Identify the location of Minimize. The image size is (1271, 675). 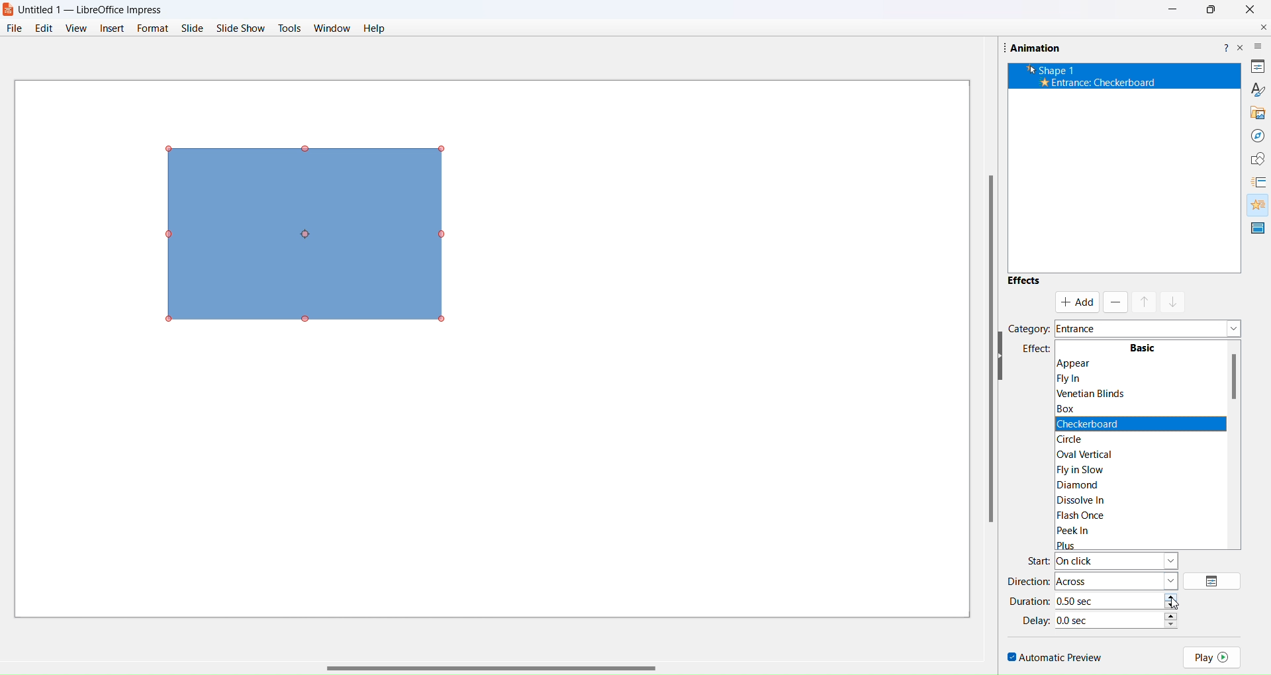
(1170, 11).